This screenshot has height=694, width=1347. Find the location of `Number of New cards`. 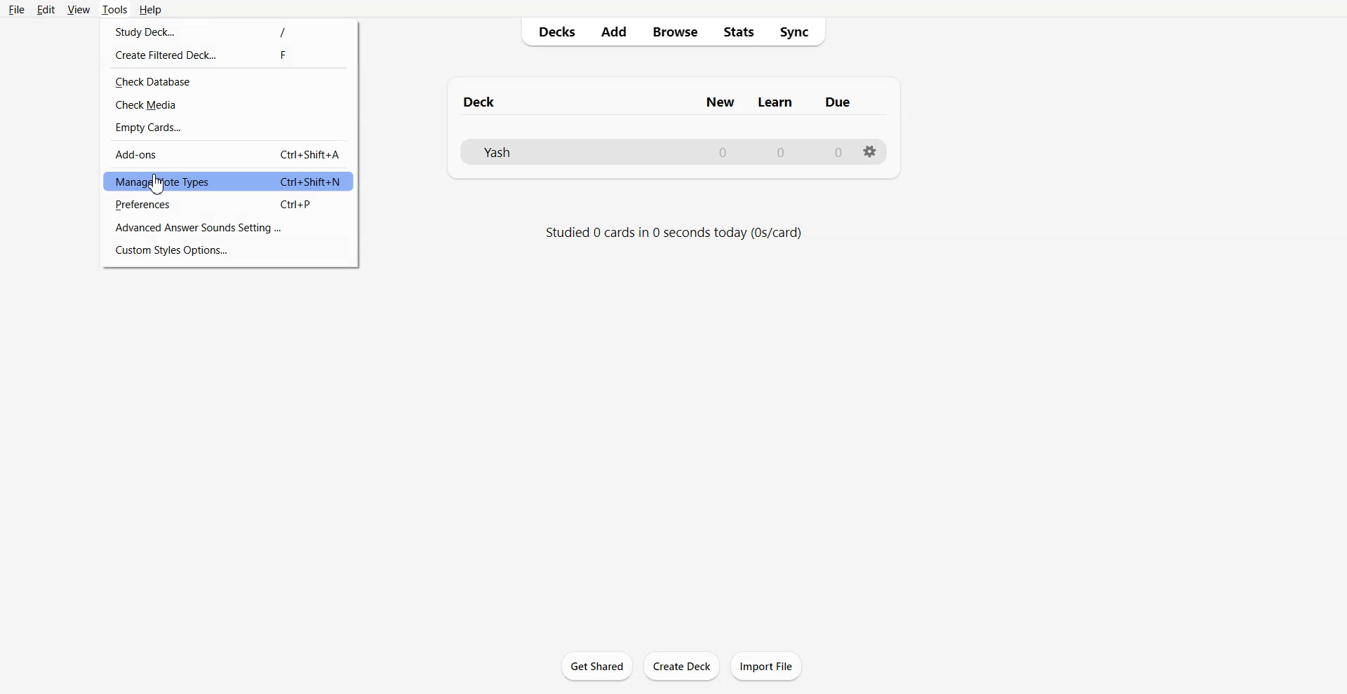

Number of New cards is located at coordinates (723, 152).